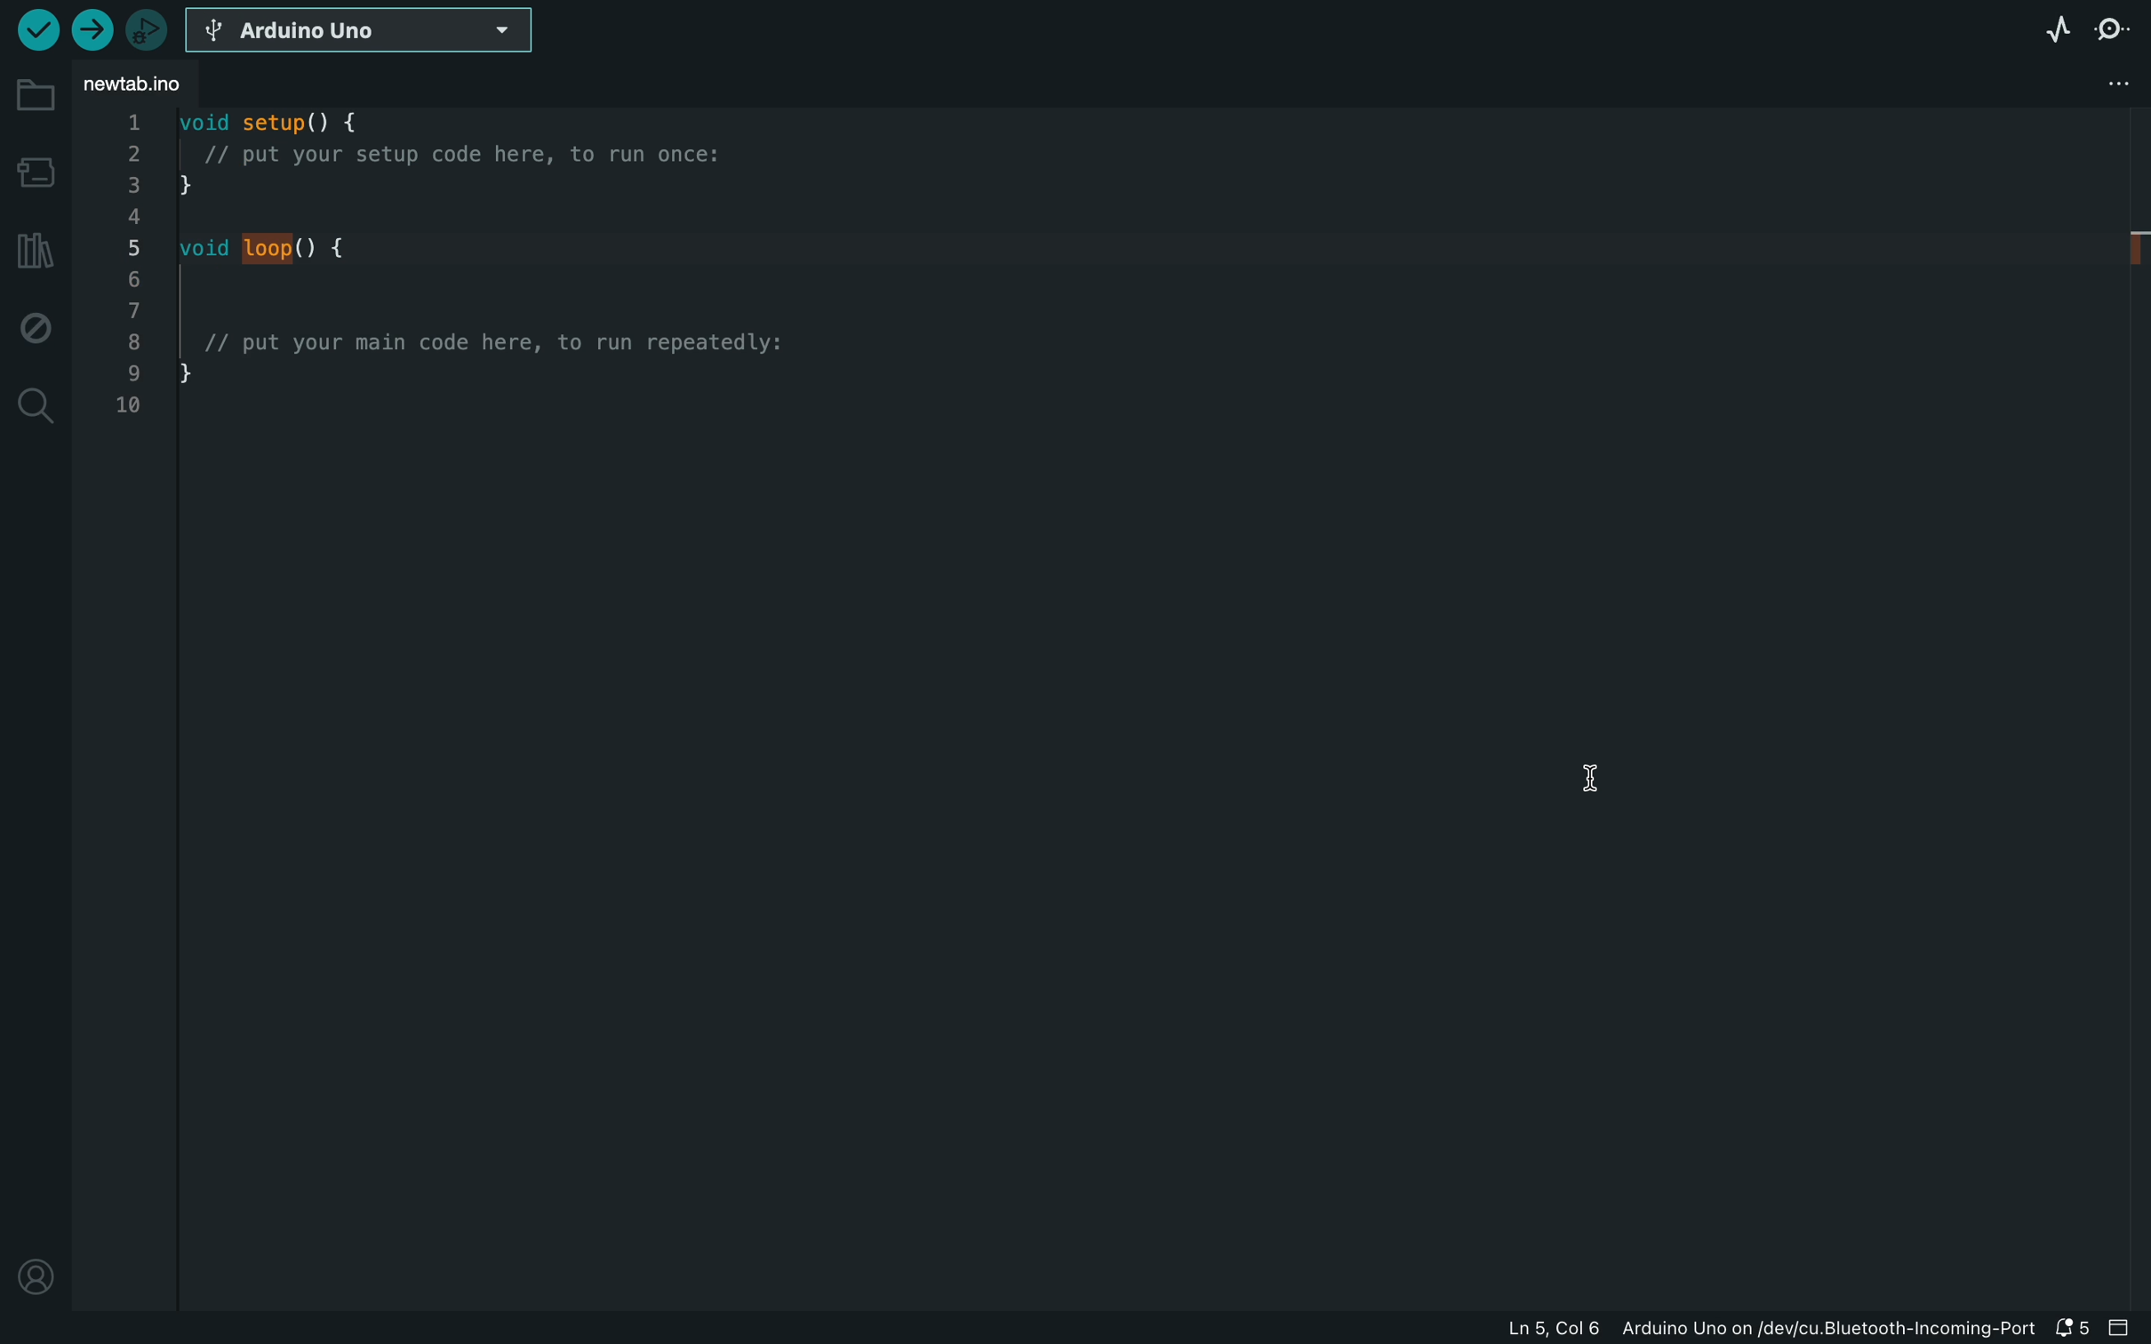 The width and height of the screenshot is (2151, 1344). What do you see at coordinates (33, 251) in the screenshot?
I see `libraries manager` at bounding box center [33, 251].